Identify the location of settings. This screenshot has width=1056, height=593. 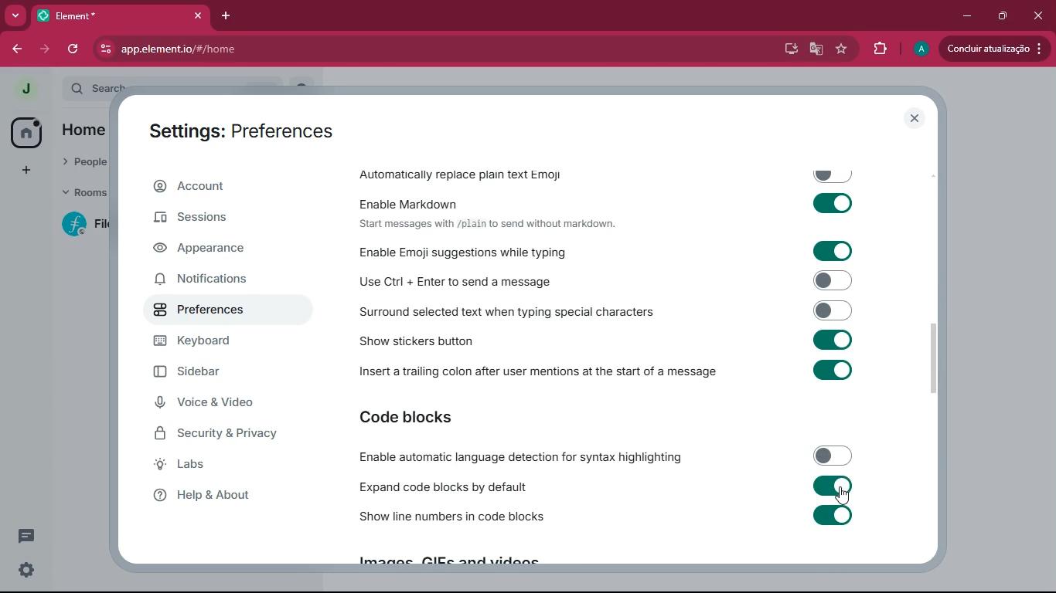
(27, 571).